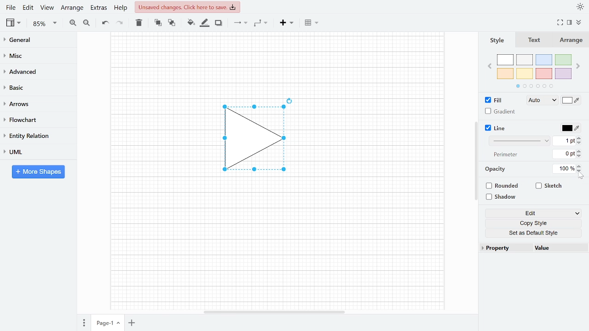 This screenshot has width=589, height=331. What do you see at coordinates (72, 7) in the screenshot?
I see `Arrange` at bounding box center [72, 7].